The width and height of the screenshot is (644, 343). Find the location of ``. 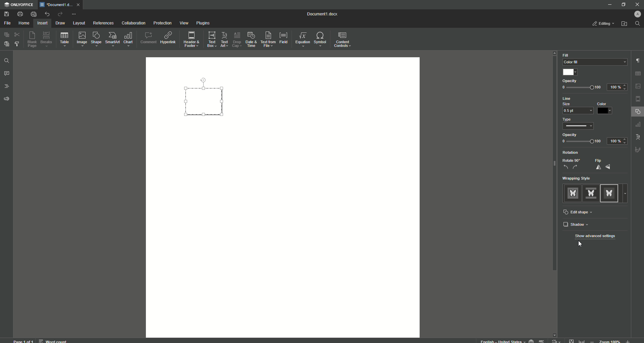

 is located at coordinates (162, 24).